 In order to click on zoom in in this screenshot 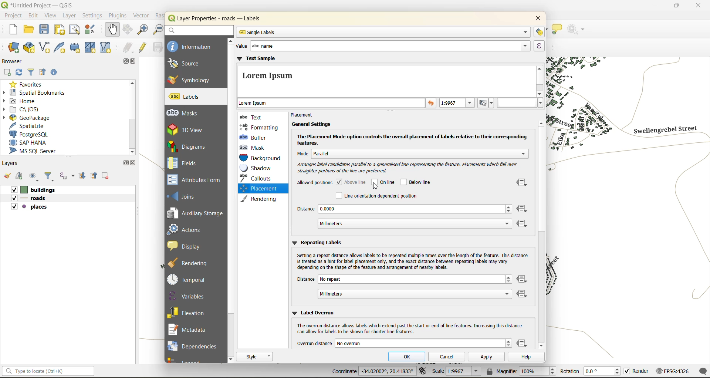, I will do `click(144, 30)`.